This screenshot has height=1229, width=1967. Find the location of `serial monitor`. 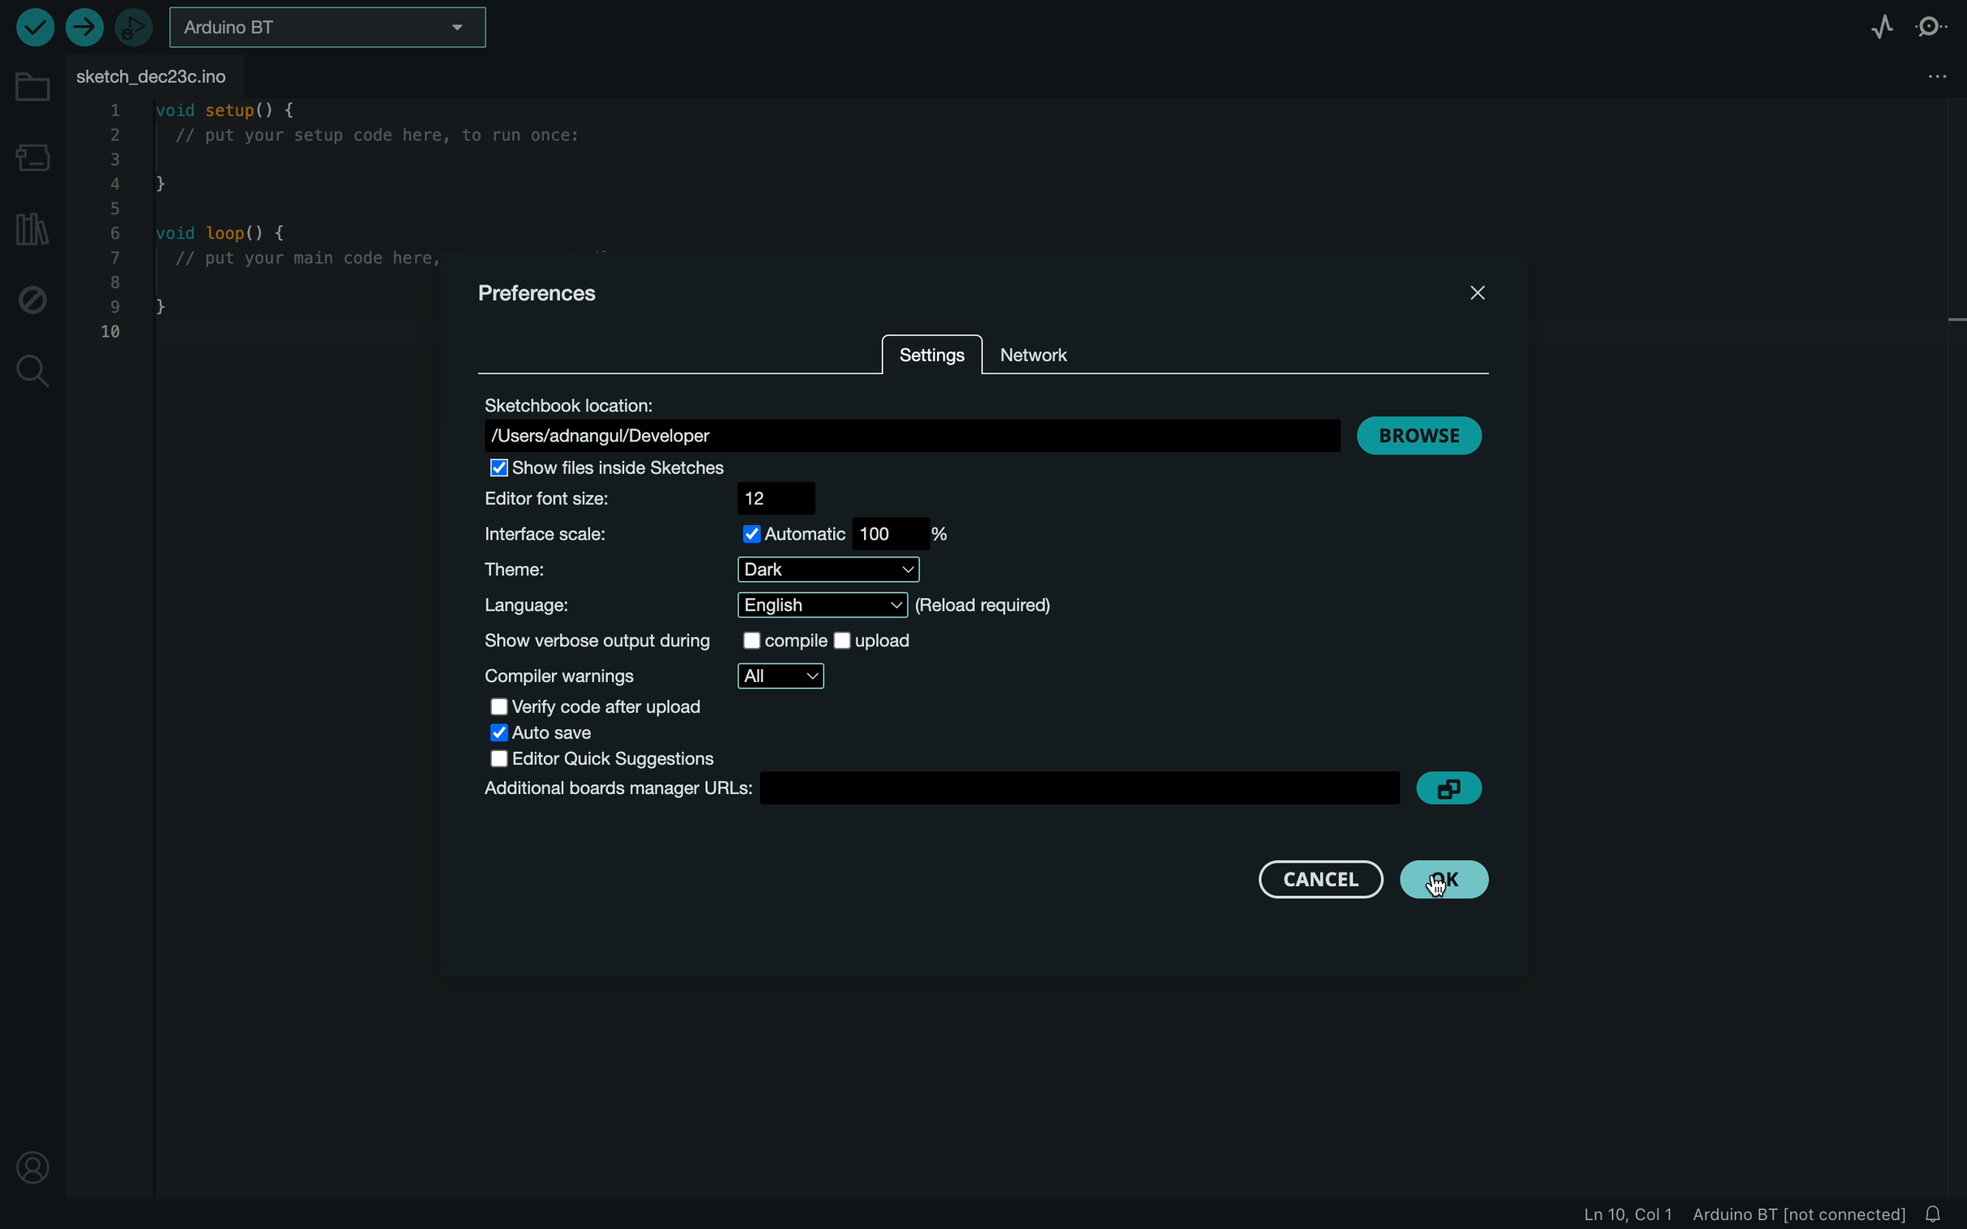

serial monitor is located at coordinates (1940, 24).